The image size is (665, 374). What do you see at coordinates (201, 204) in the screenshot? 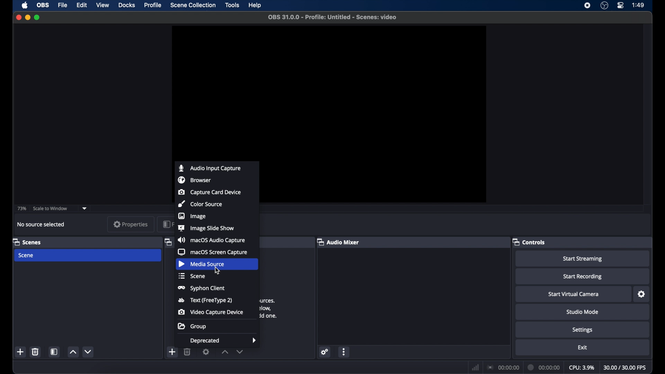
I see `color source` at bounding box center [201, 204].